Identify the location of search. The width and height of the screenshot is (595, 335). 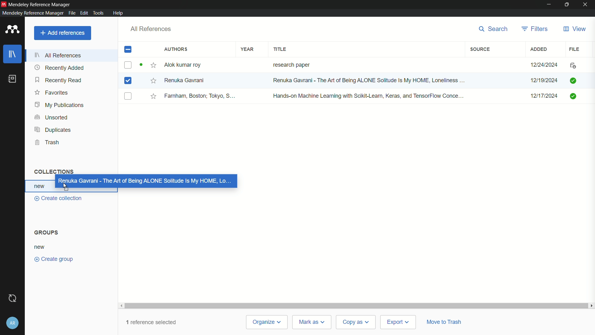
(494, 29).